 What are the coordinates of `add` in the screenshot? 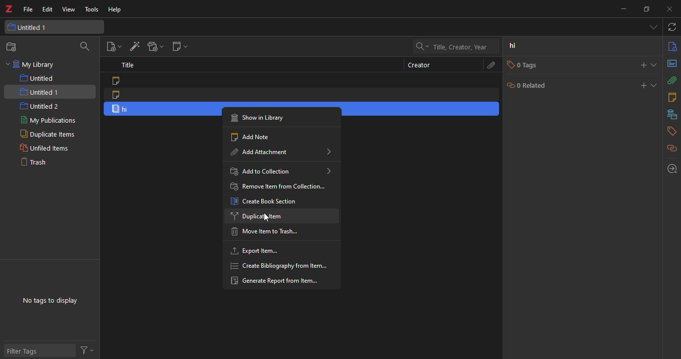 It's located at (643, 85).